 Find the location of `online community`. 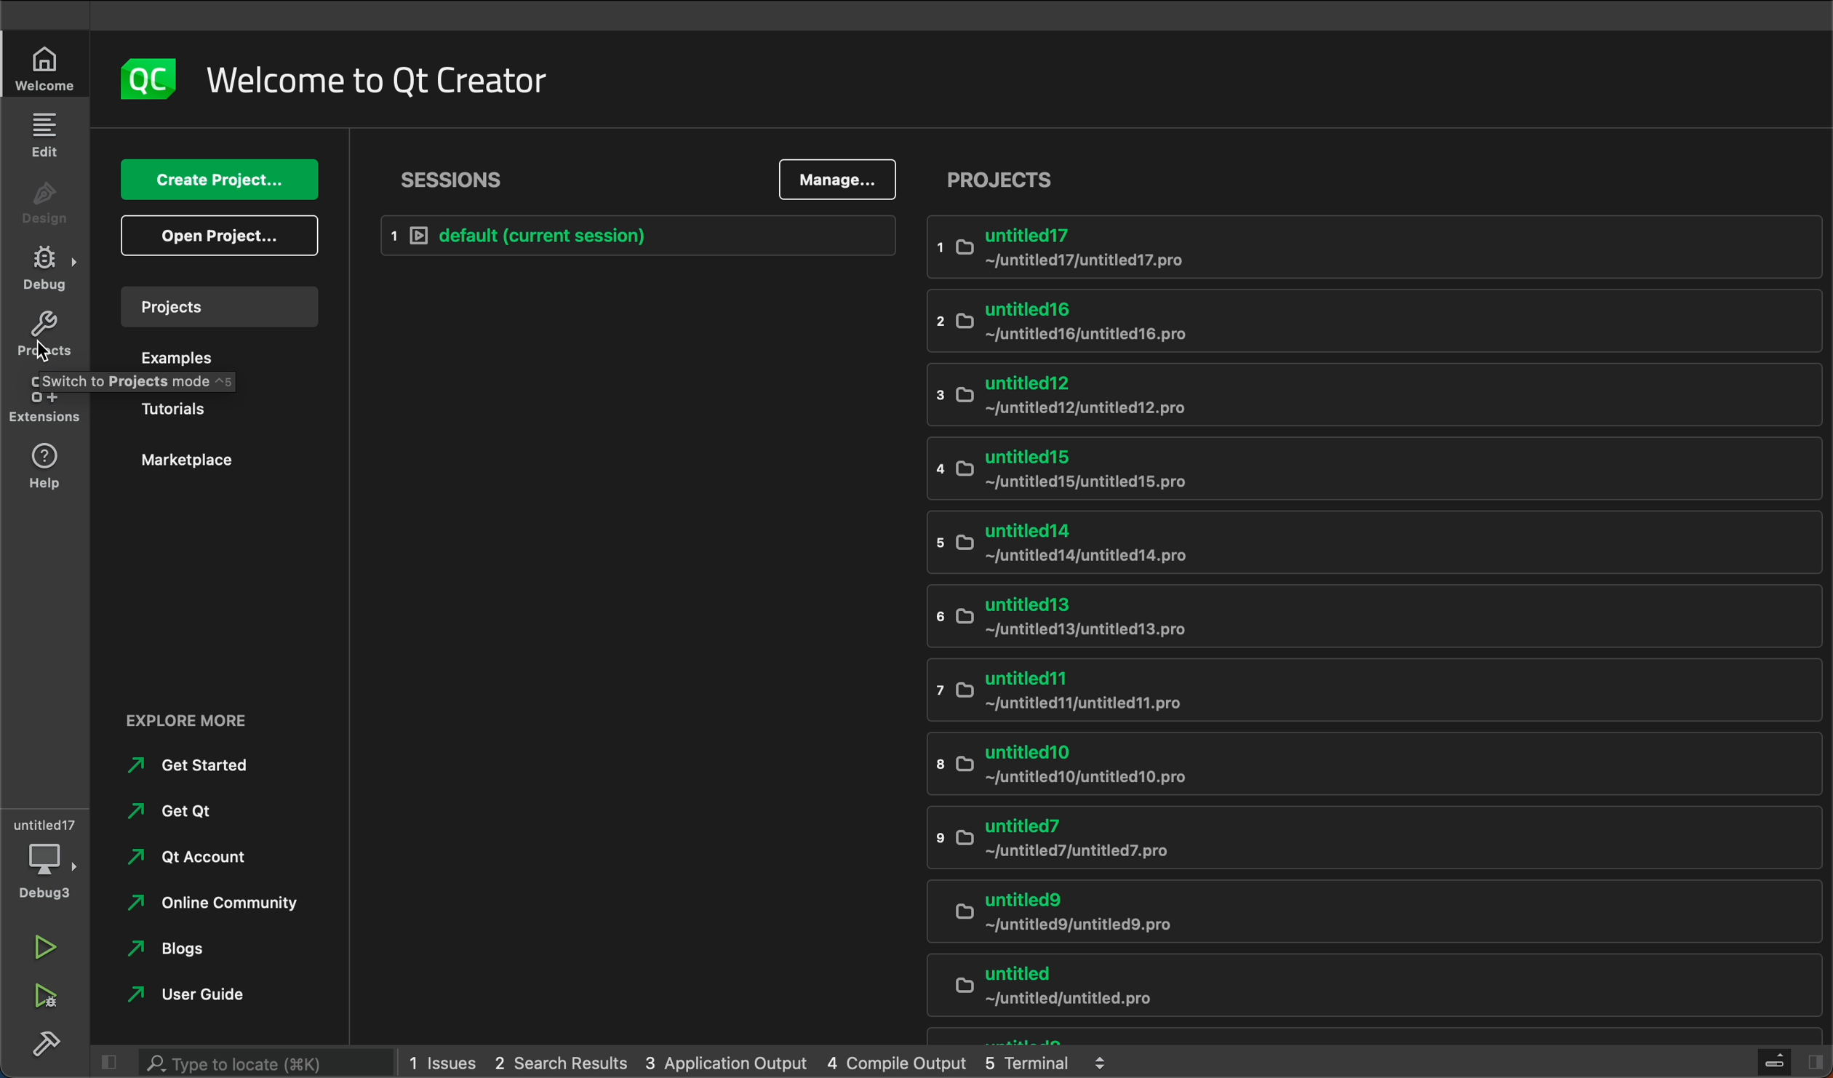

online community is located at coordinates (211, 900).